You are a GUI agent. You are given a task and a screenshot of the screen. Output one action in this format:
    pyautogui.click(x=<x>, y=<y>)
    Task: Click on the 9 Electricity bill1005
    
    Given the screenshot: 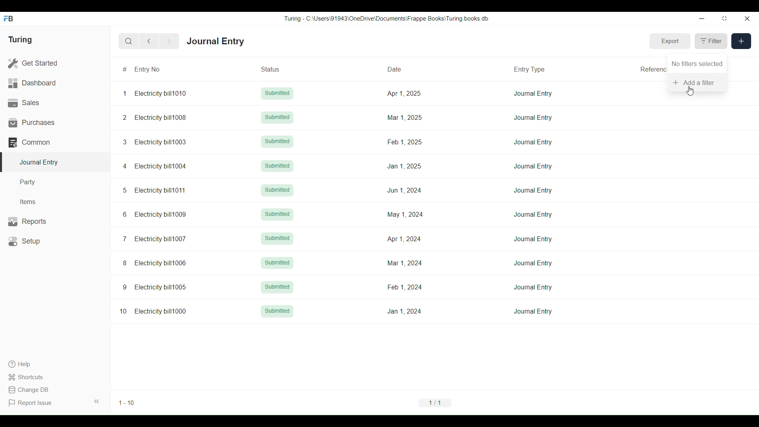 What is the action you would take?
    pyautogui.click(x=155, y=287)
    